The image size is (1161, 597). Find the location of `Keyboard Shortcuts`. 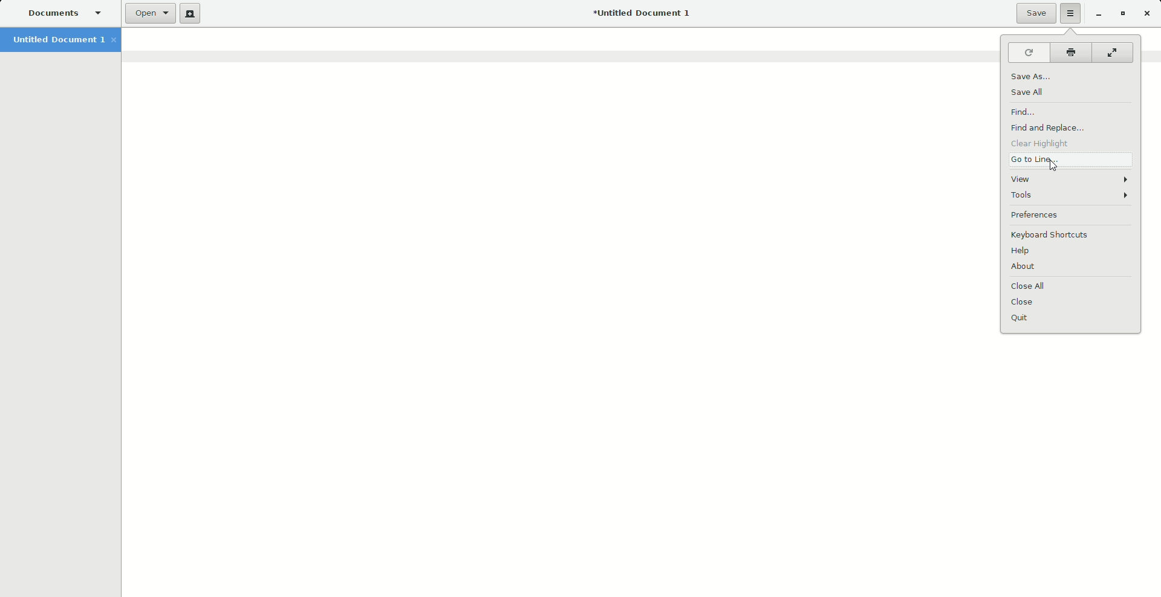

Keyboard Shortcuts is located at coordinates (1059, 236).